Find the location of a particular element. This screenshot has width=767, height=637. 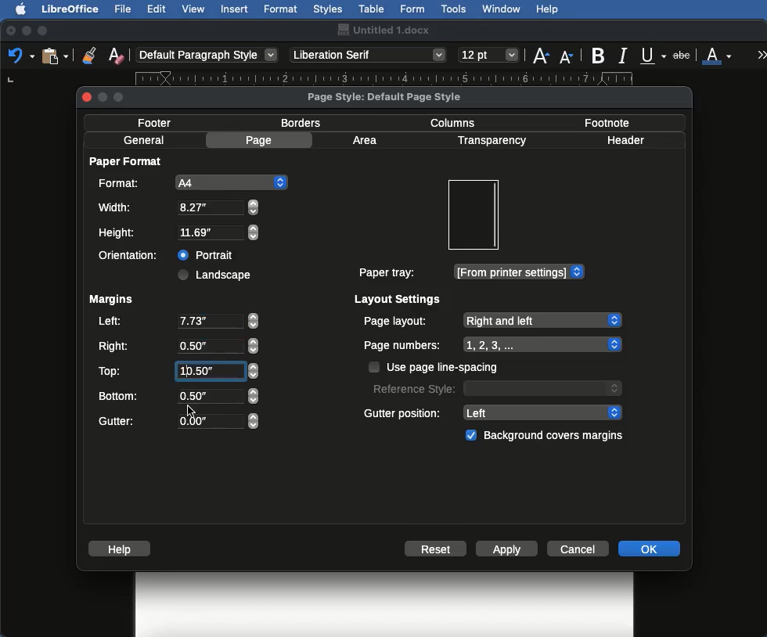

Insert is located at coordinates (235, 9).